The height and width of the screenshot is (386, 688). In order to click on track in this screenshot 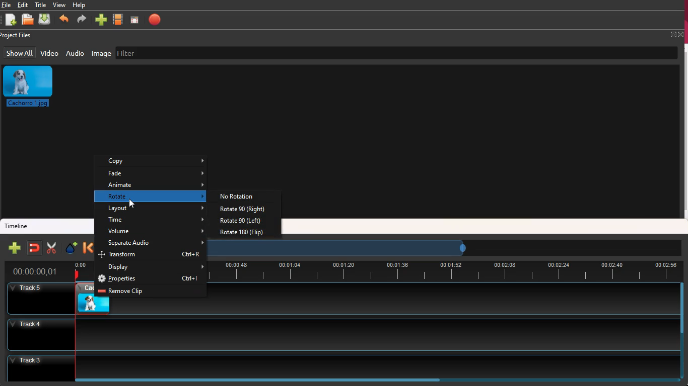, I will do `click(336, 363)`.